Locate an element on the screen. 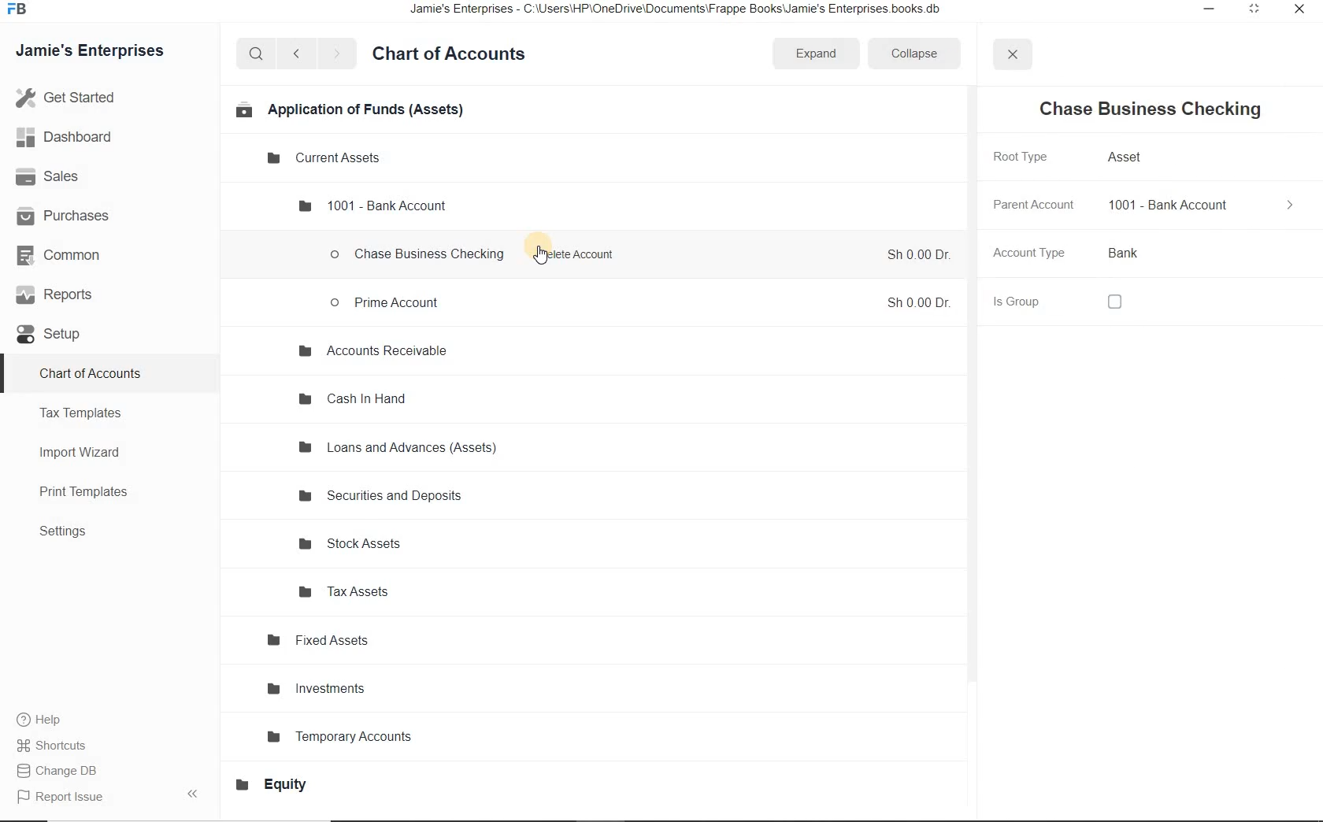 Image resolution: width=1323 pixels, height=822 pixels. forward is located at coordinates (338, 54).